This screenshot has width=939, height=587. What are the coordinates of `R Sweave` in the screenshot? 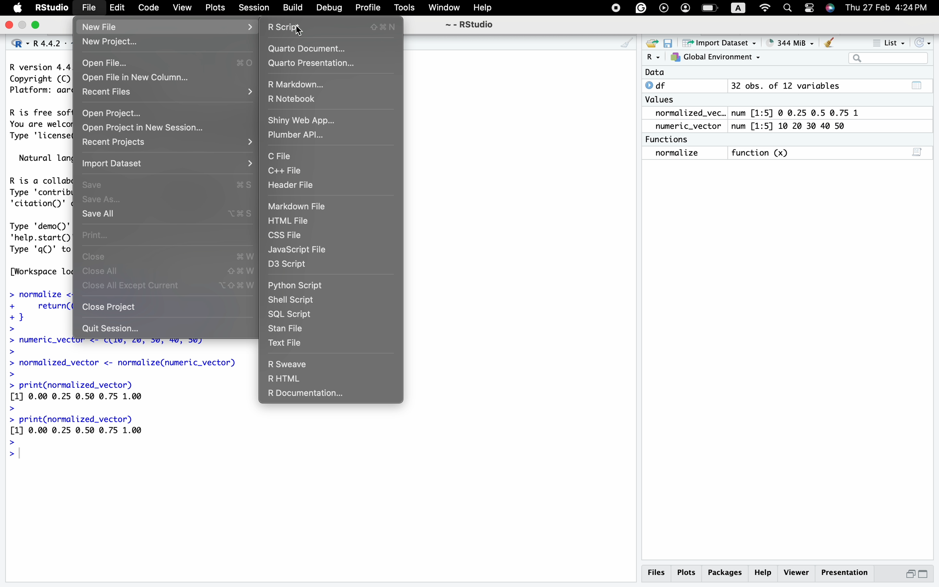 It's located at (290, 365).